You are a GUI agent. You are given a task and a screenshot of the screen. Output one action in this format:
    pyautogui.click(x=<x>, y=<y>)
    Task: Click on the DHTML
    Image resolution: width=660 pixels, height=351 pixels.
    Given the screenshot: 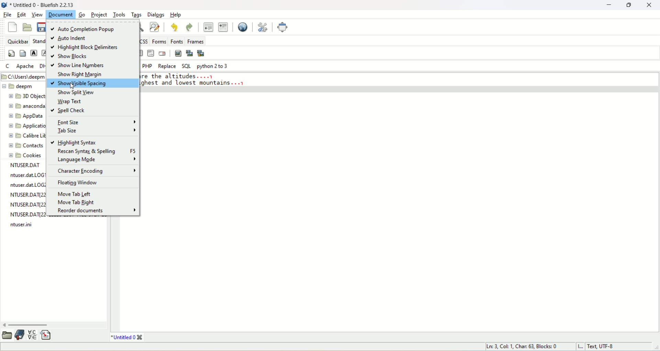 What is the action you would take?
    pyautogui.click(x=44, y=67)
    